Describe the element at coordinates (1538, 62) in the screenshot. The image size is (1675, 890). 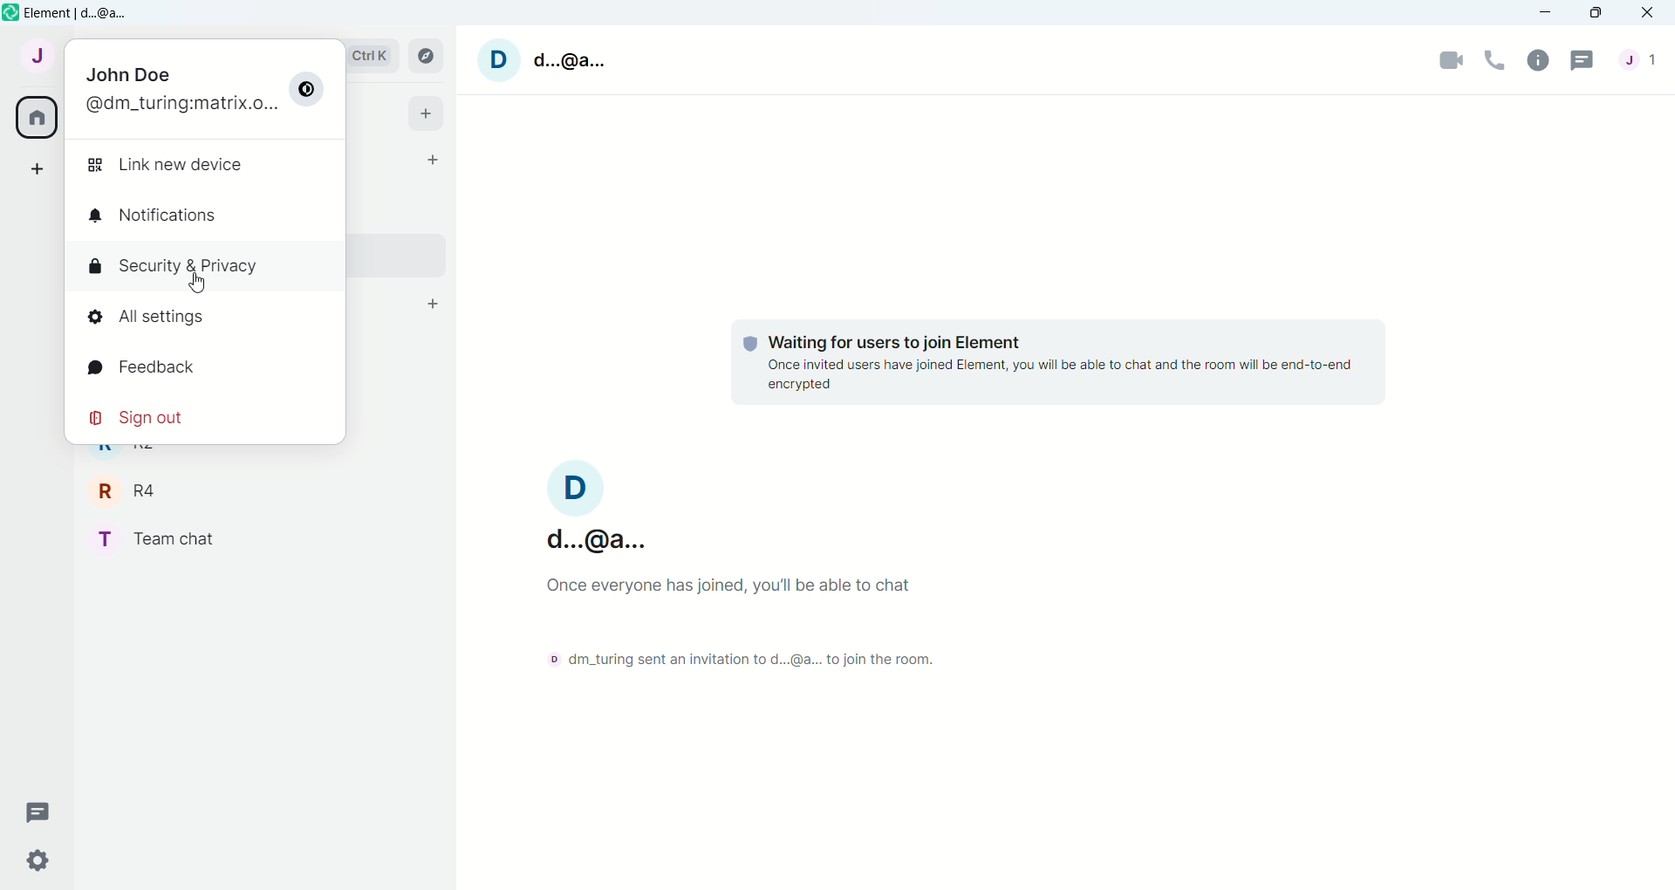
I see `info` at that location.